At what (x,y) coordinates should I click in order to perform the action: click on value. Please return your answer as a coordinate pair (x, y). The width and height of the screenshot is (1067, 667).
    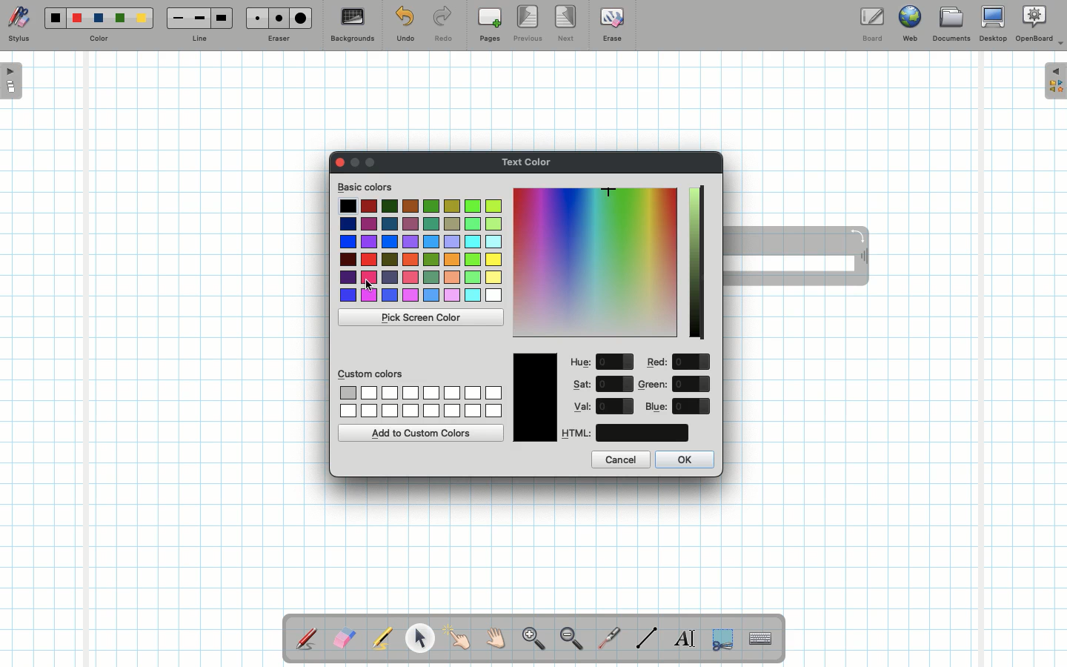
    Looking at the image, I should click on (615, 384).